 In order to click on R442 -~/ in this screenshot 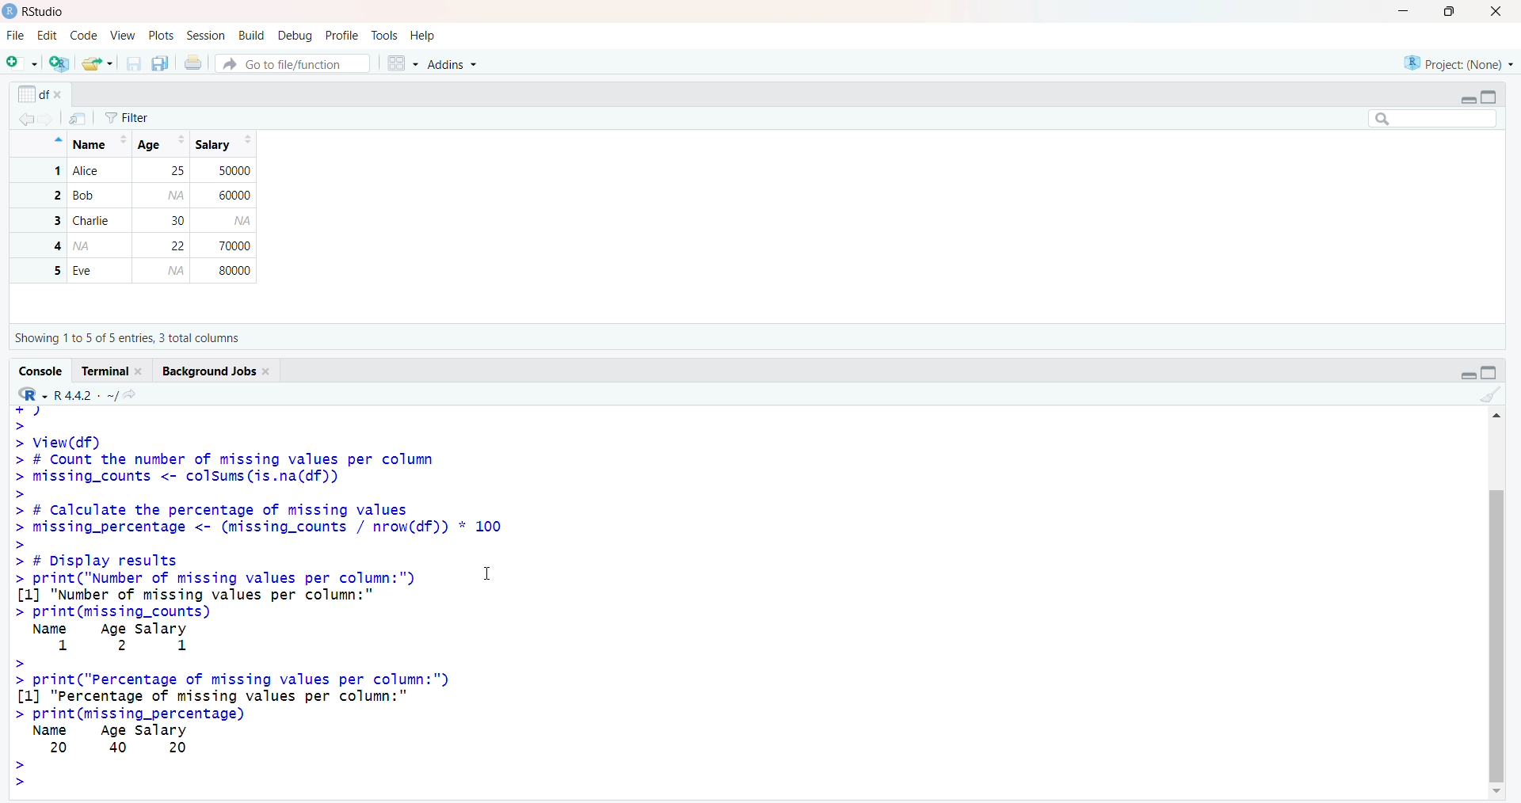, I will do `click(84, 395)`.